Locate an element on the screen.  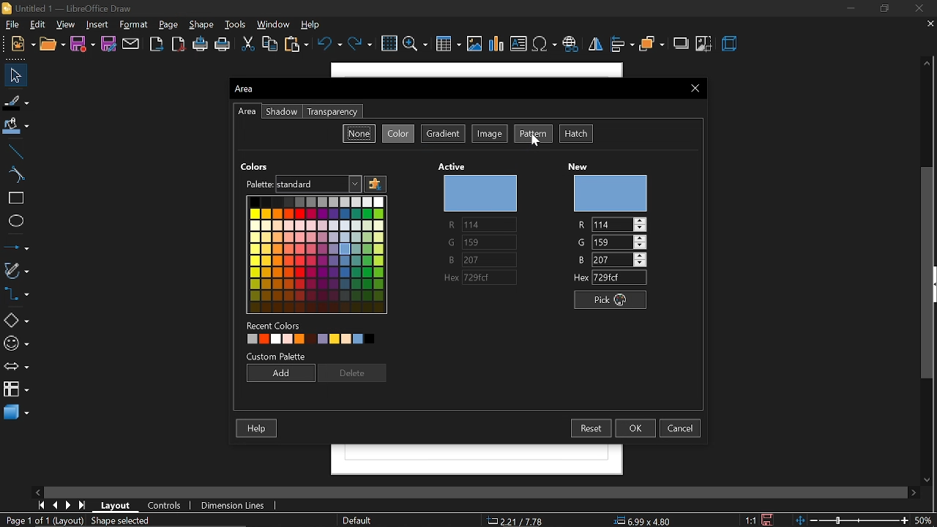
G is located at coordinates (579, 242).